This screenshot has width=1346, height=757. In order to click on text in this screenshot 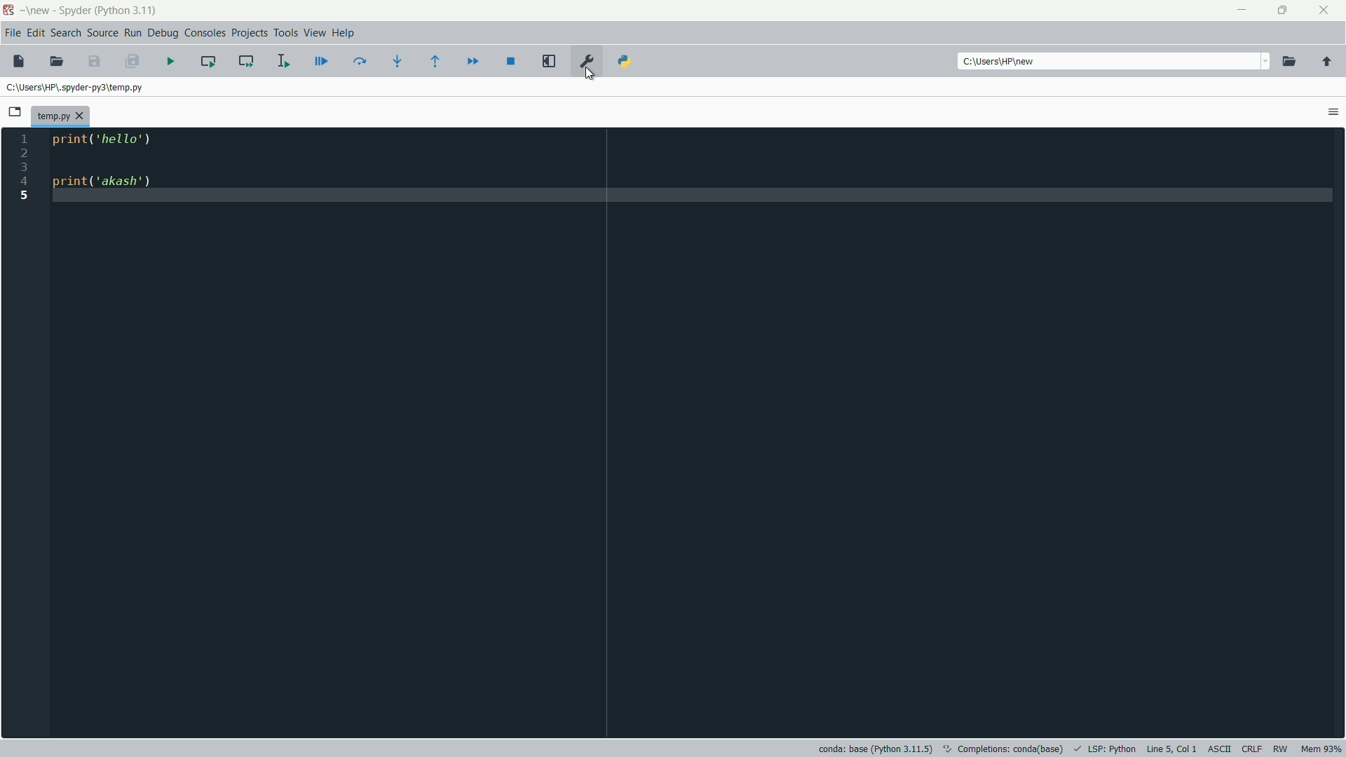, I will do `click(1005, 747)`.